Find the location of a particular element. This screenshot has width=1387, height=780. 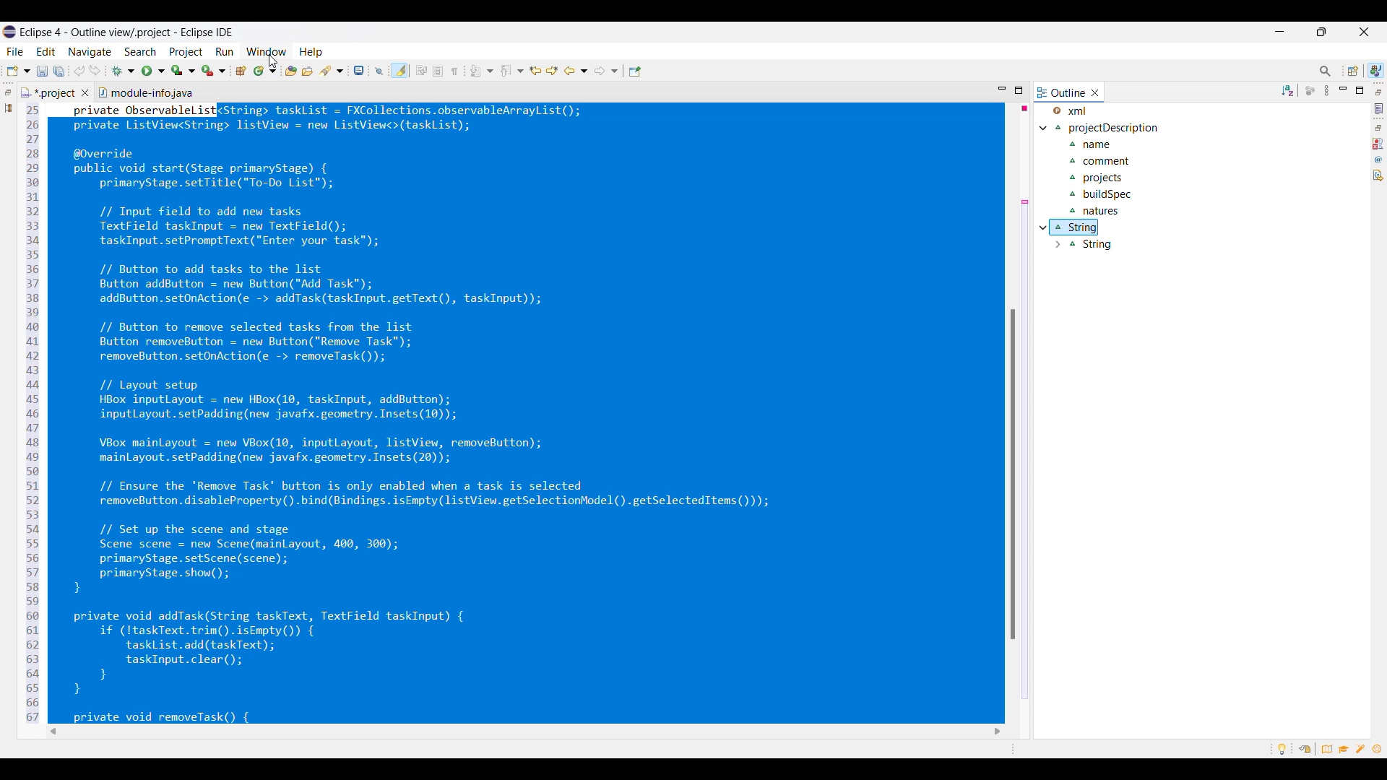

Maximize is located at coordinates (1019, 90).